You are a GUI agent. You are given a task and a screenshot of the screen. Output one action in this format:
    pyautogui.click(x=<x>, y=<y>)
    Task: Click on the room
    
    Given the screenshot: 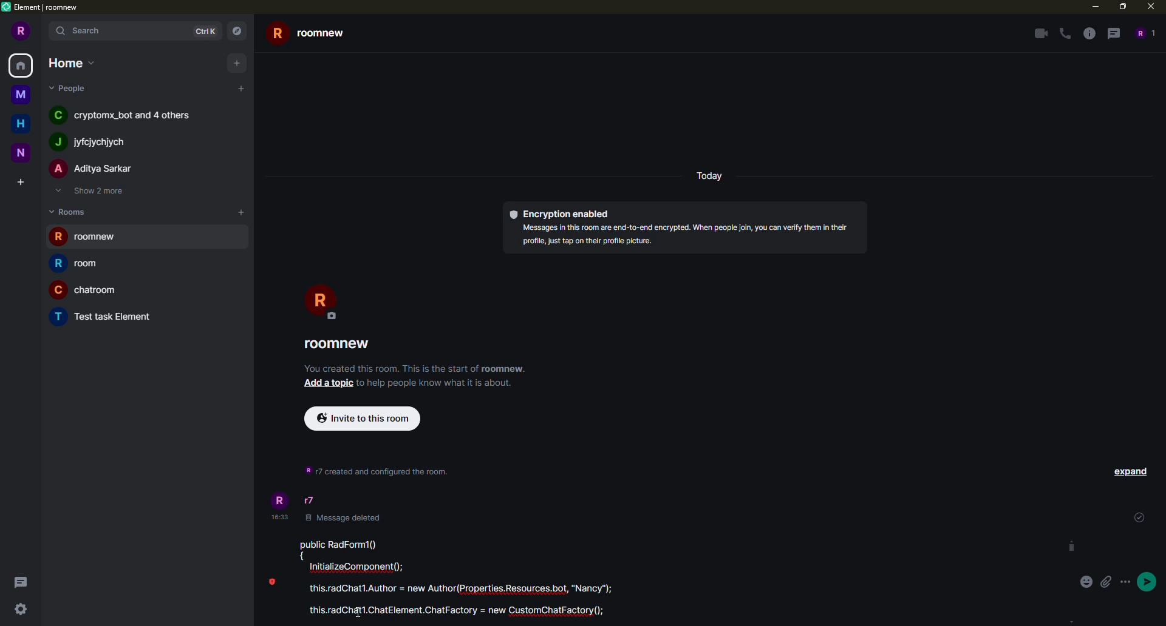 What is the action you would take?
    pyautogui.click(x=343, y=344)
    